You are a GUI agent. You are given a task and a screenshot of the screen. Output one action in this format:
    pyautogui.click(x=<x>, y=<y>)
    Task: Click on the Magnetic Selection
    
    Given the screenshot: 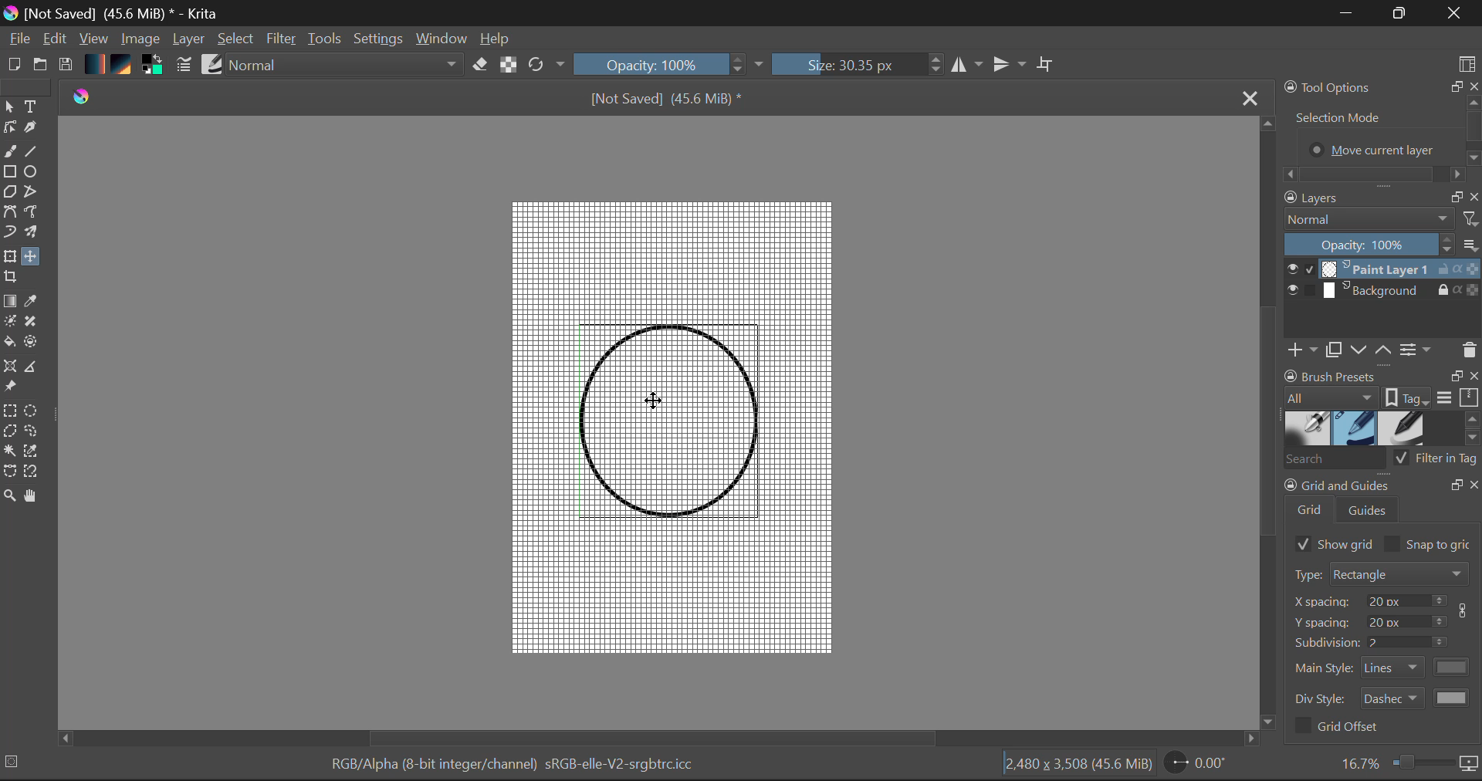 What is the action you would take?
    pyautogui.click(x=29, y=472)
    